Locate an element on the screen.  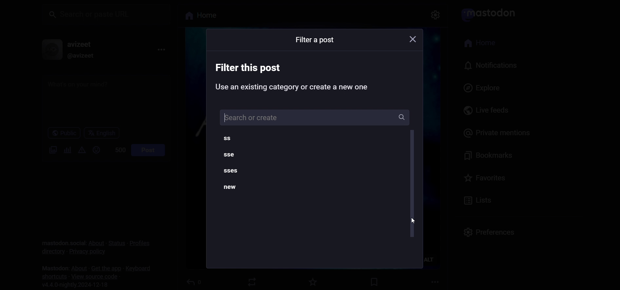
old filters is located at coordinates (239, 167).